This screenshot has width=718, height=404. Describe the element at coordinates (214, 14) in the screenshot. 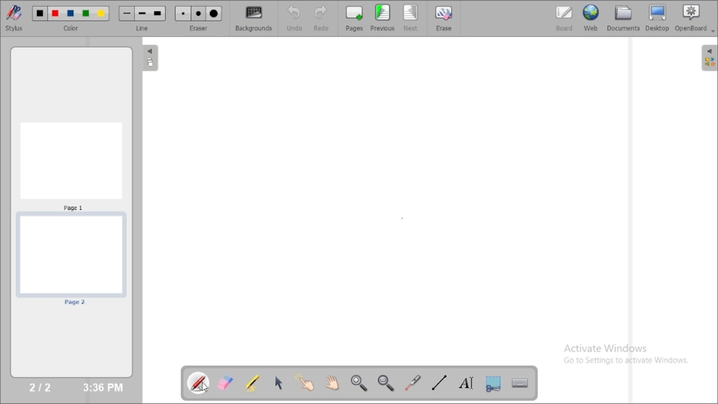

I see `Large eraser` at that location.